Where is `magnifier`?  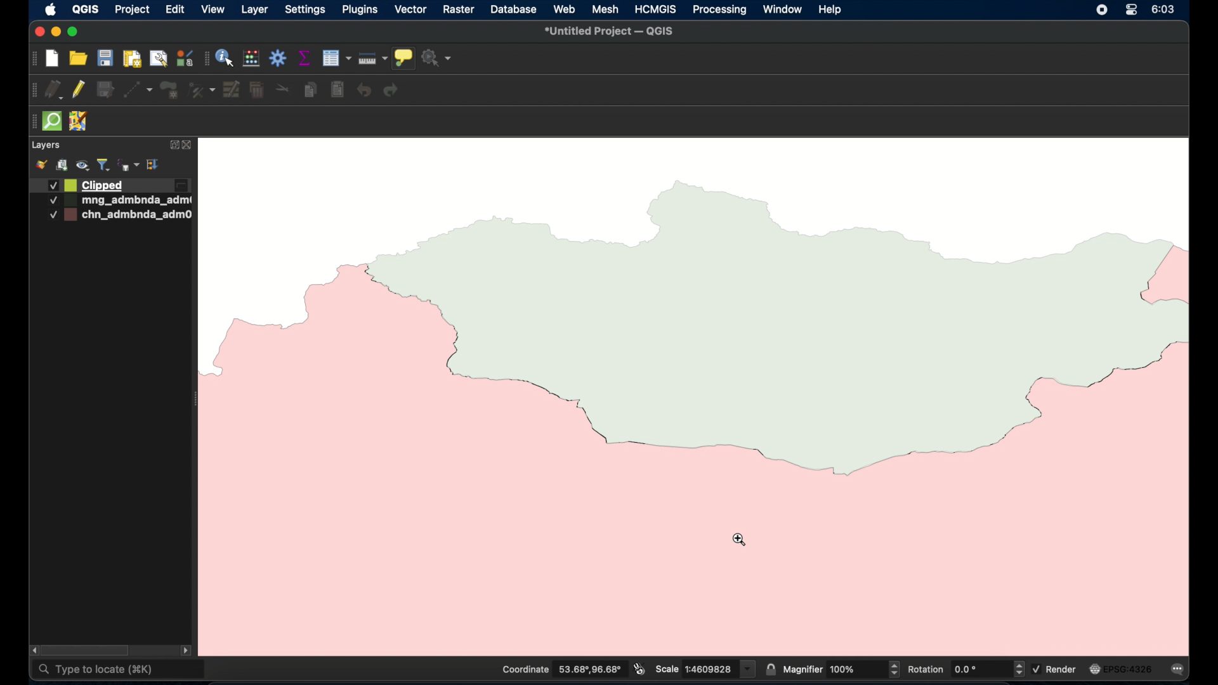
magnifier is located at coordinates (841, 669).